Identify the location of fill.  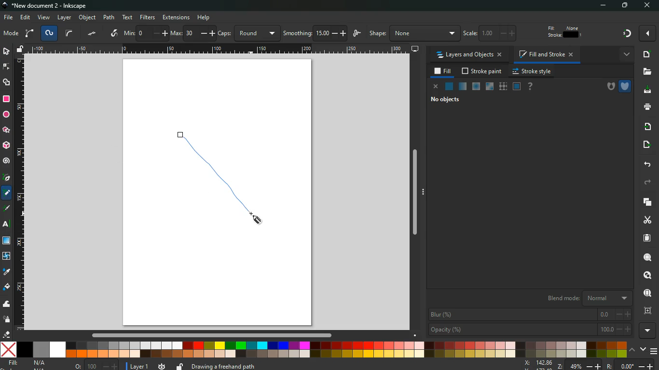
(7, 287).